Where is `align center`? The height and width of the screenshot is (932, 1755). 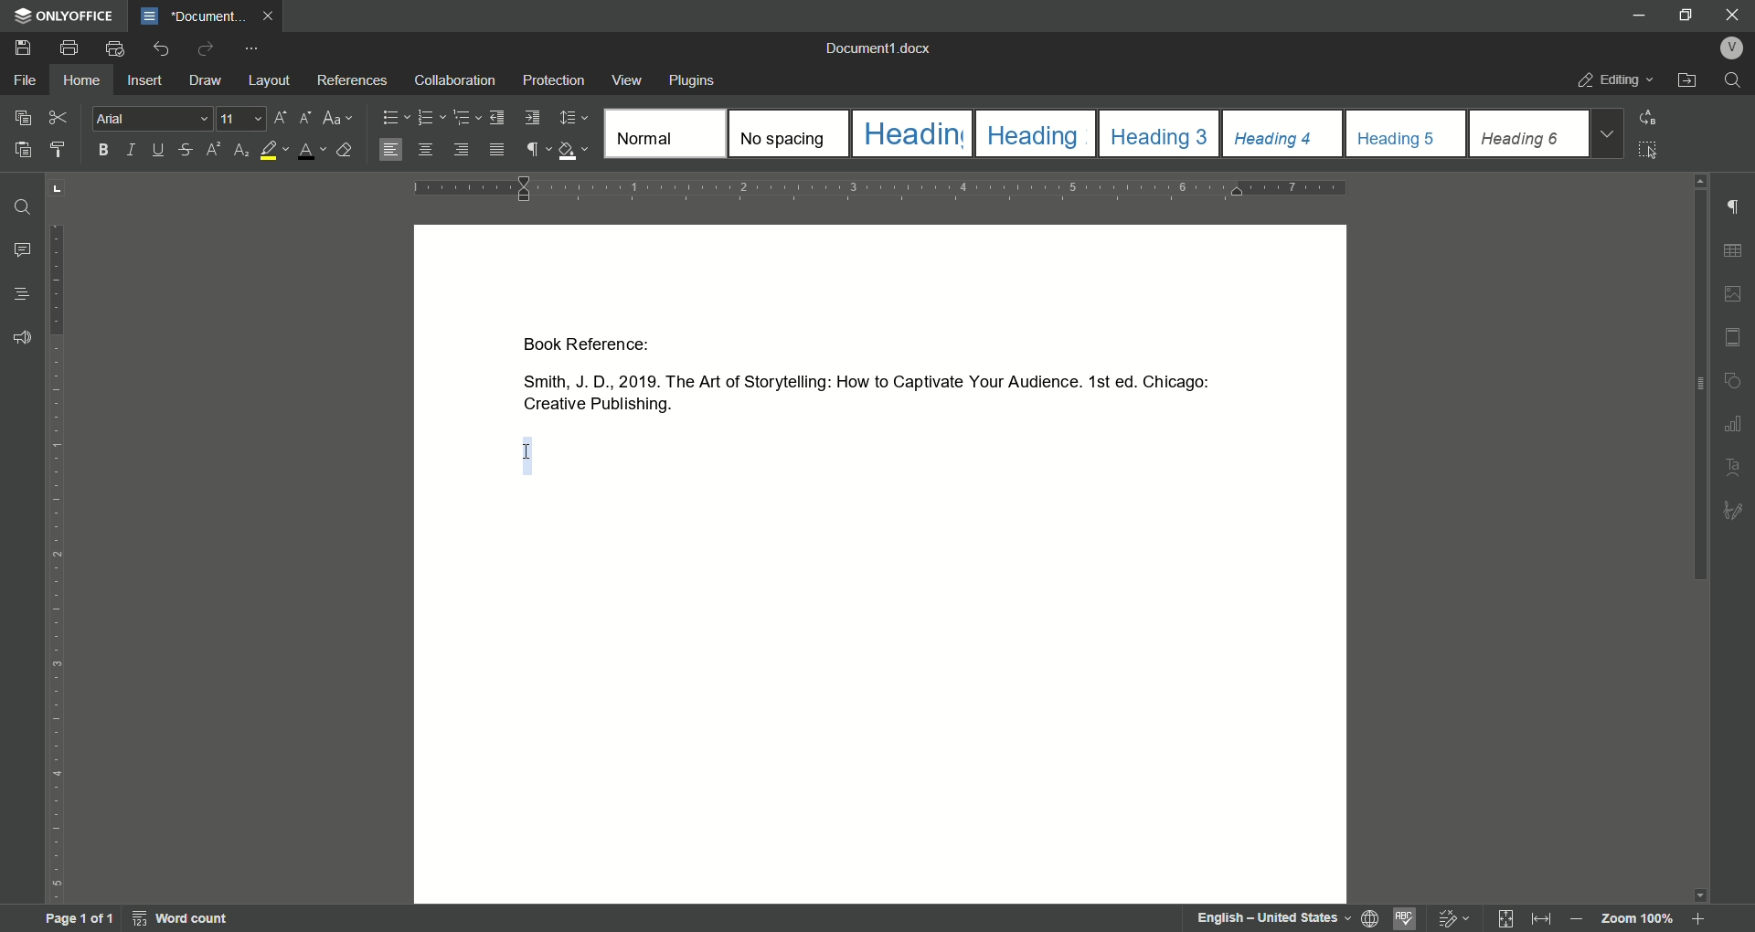 align center is located at coordinates (425, 148).